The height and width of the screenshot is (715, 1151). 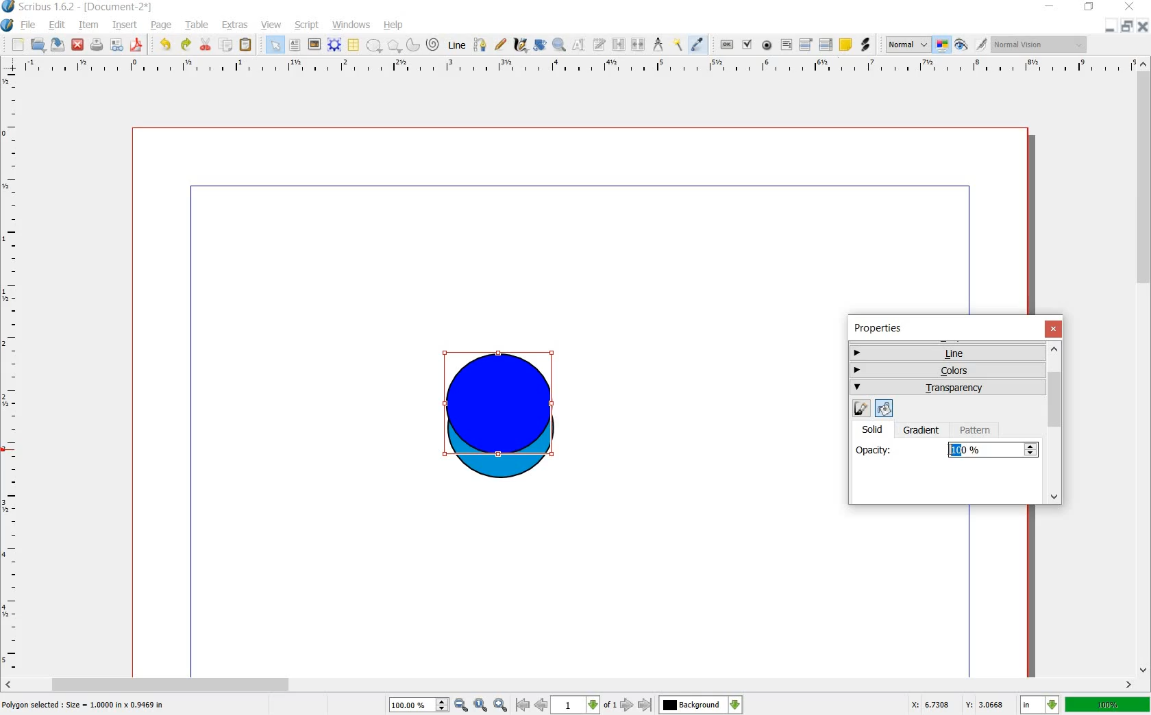 What do you see at coordinates (1132, 7) in the screenshot?
I see `close` at bounding box center [1132, 7].